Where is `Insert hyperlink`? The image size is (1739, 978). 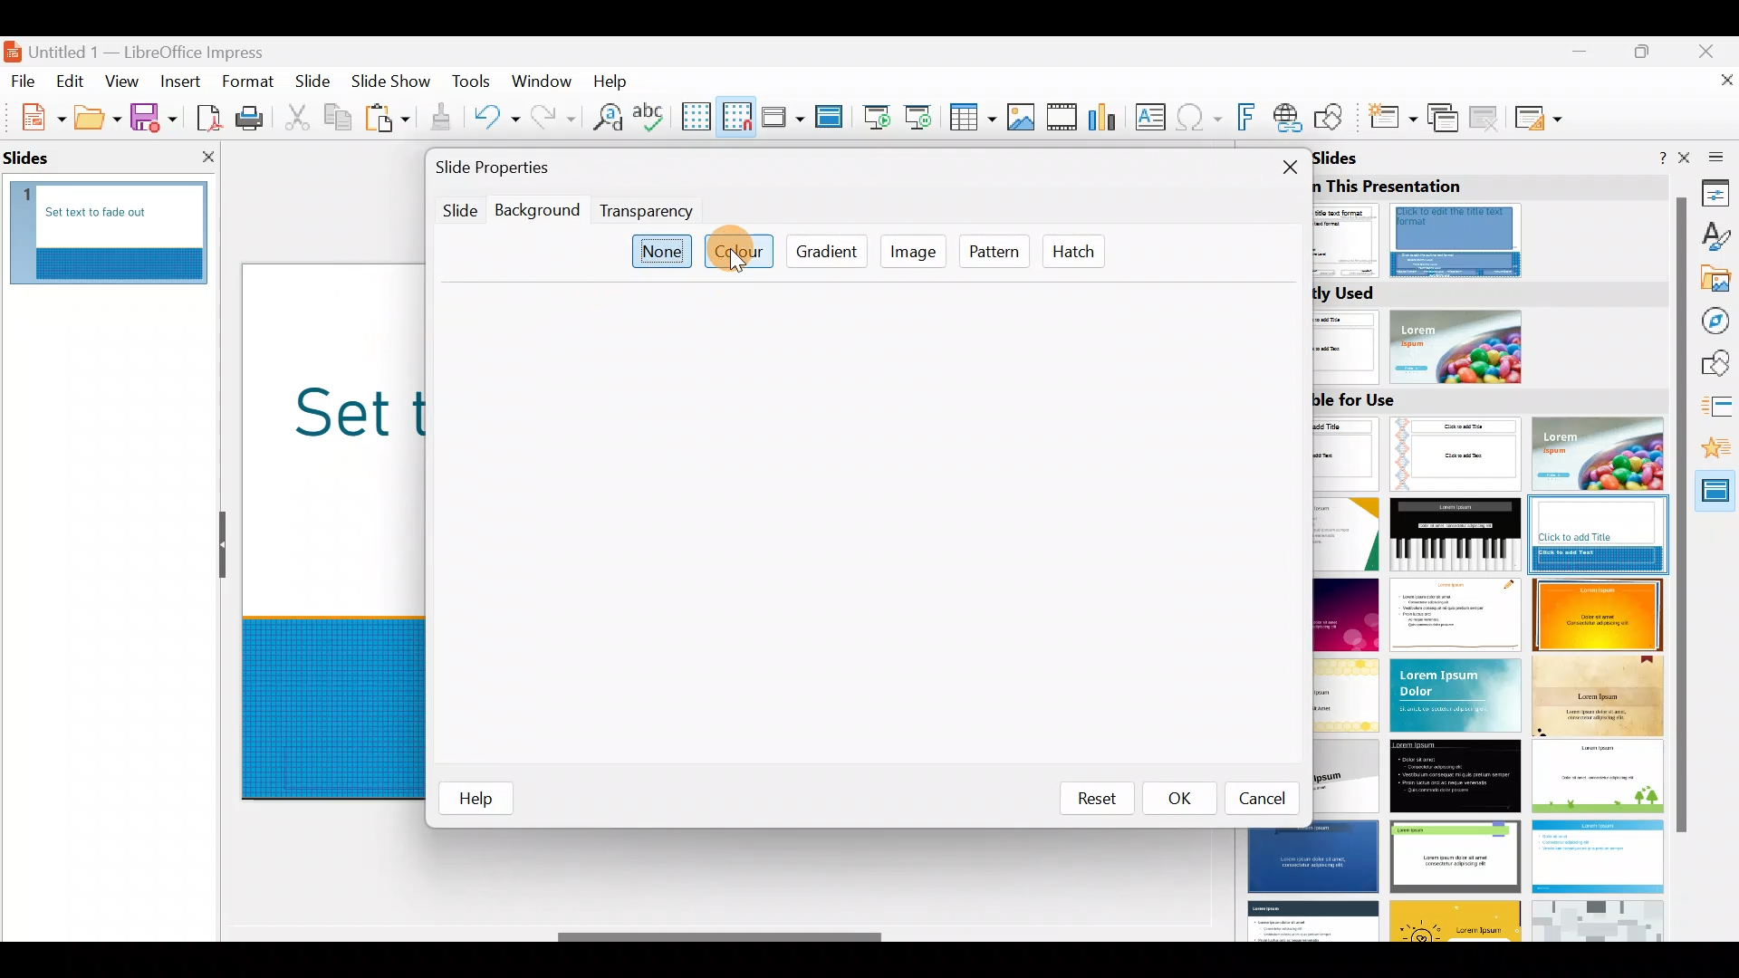
Insert hyperlink is located at coordinates (1289, 117).